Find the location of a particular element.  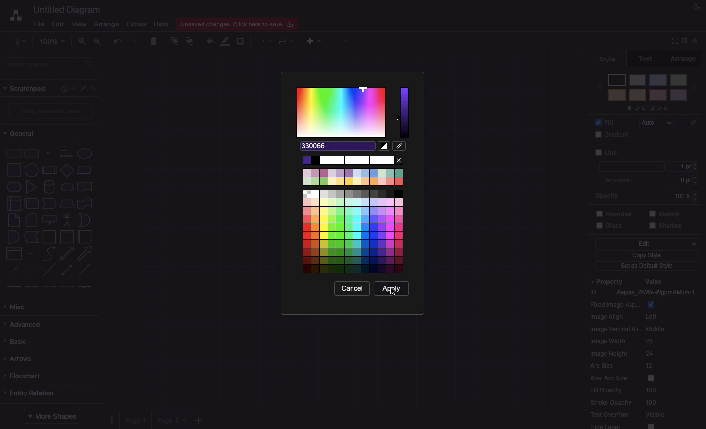

Misc is located at coordinates (17, 304).